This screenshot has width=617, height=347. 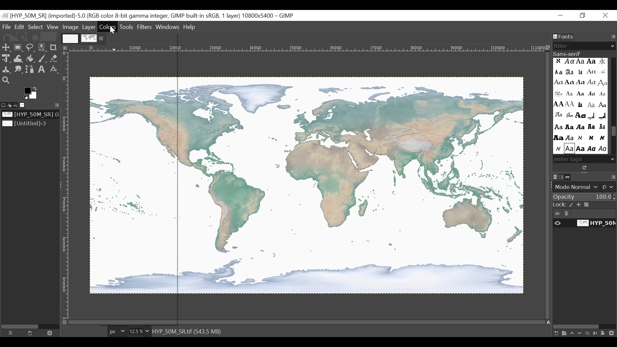 I want to click on Select, so click(x=35, y=27).